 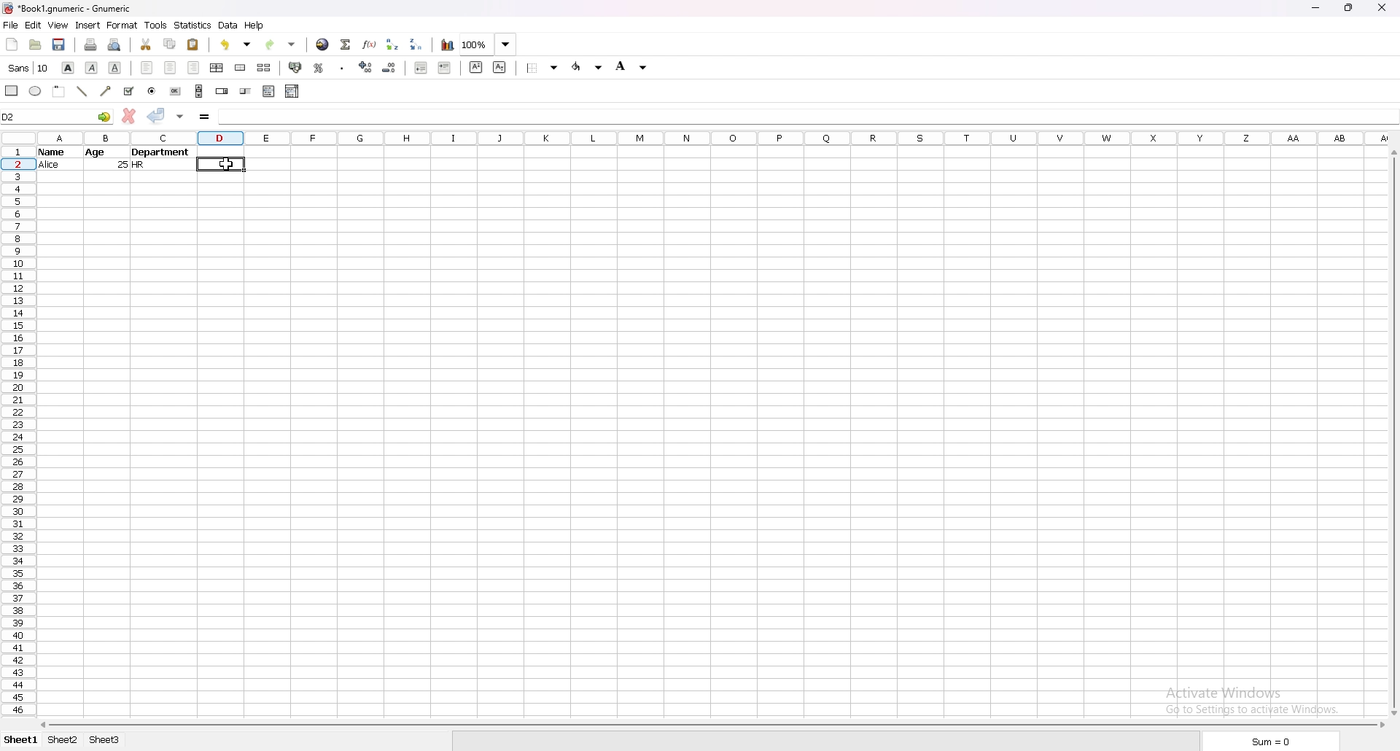 What do you see at coordinates (82, 90) in the screenshot?
I see `line` at bounding box center [82, 90].